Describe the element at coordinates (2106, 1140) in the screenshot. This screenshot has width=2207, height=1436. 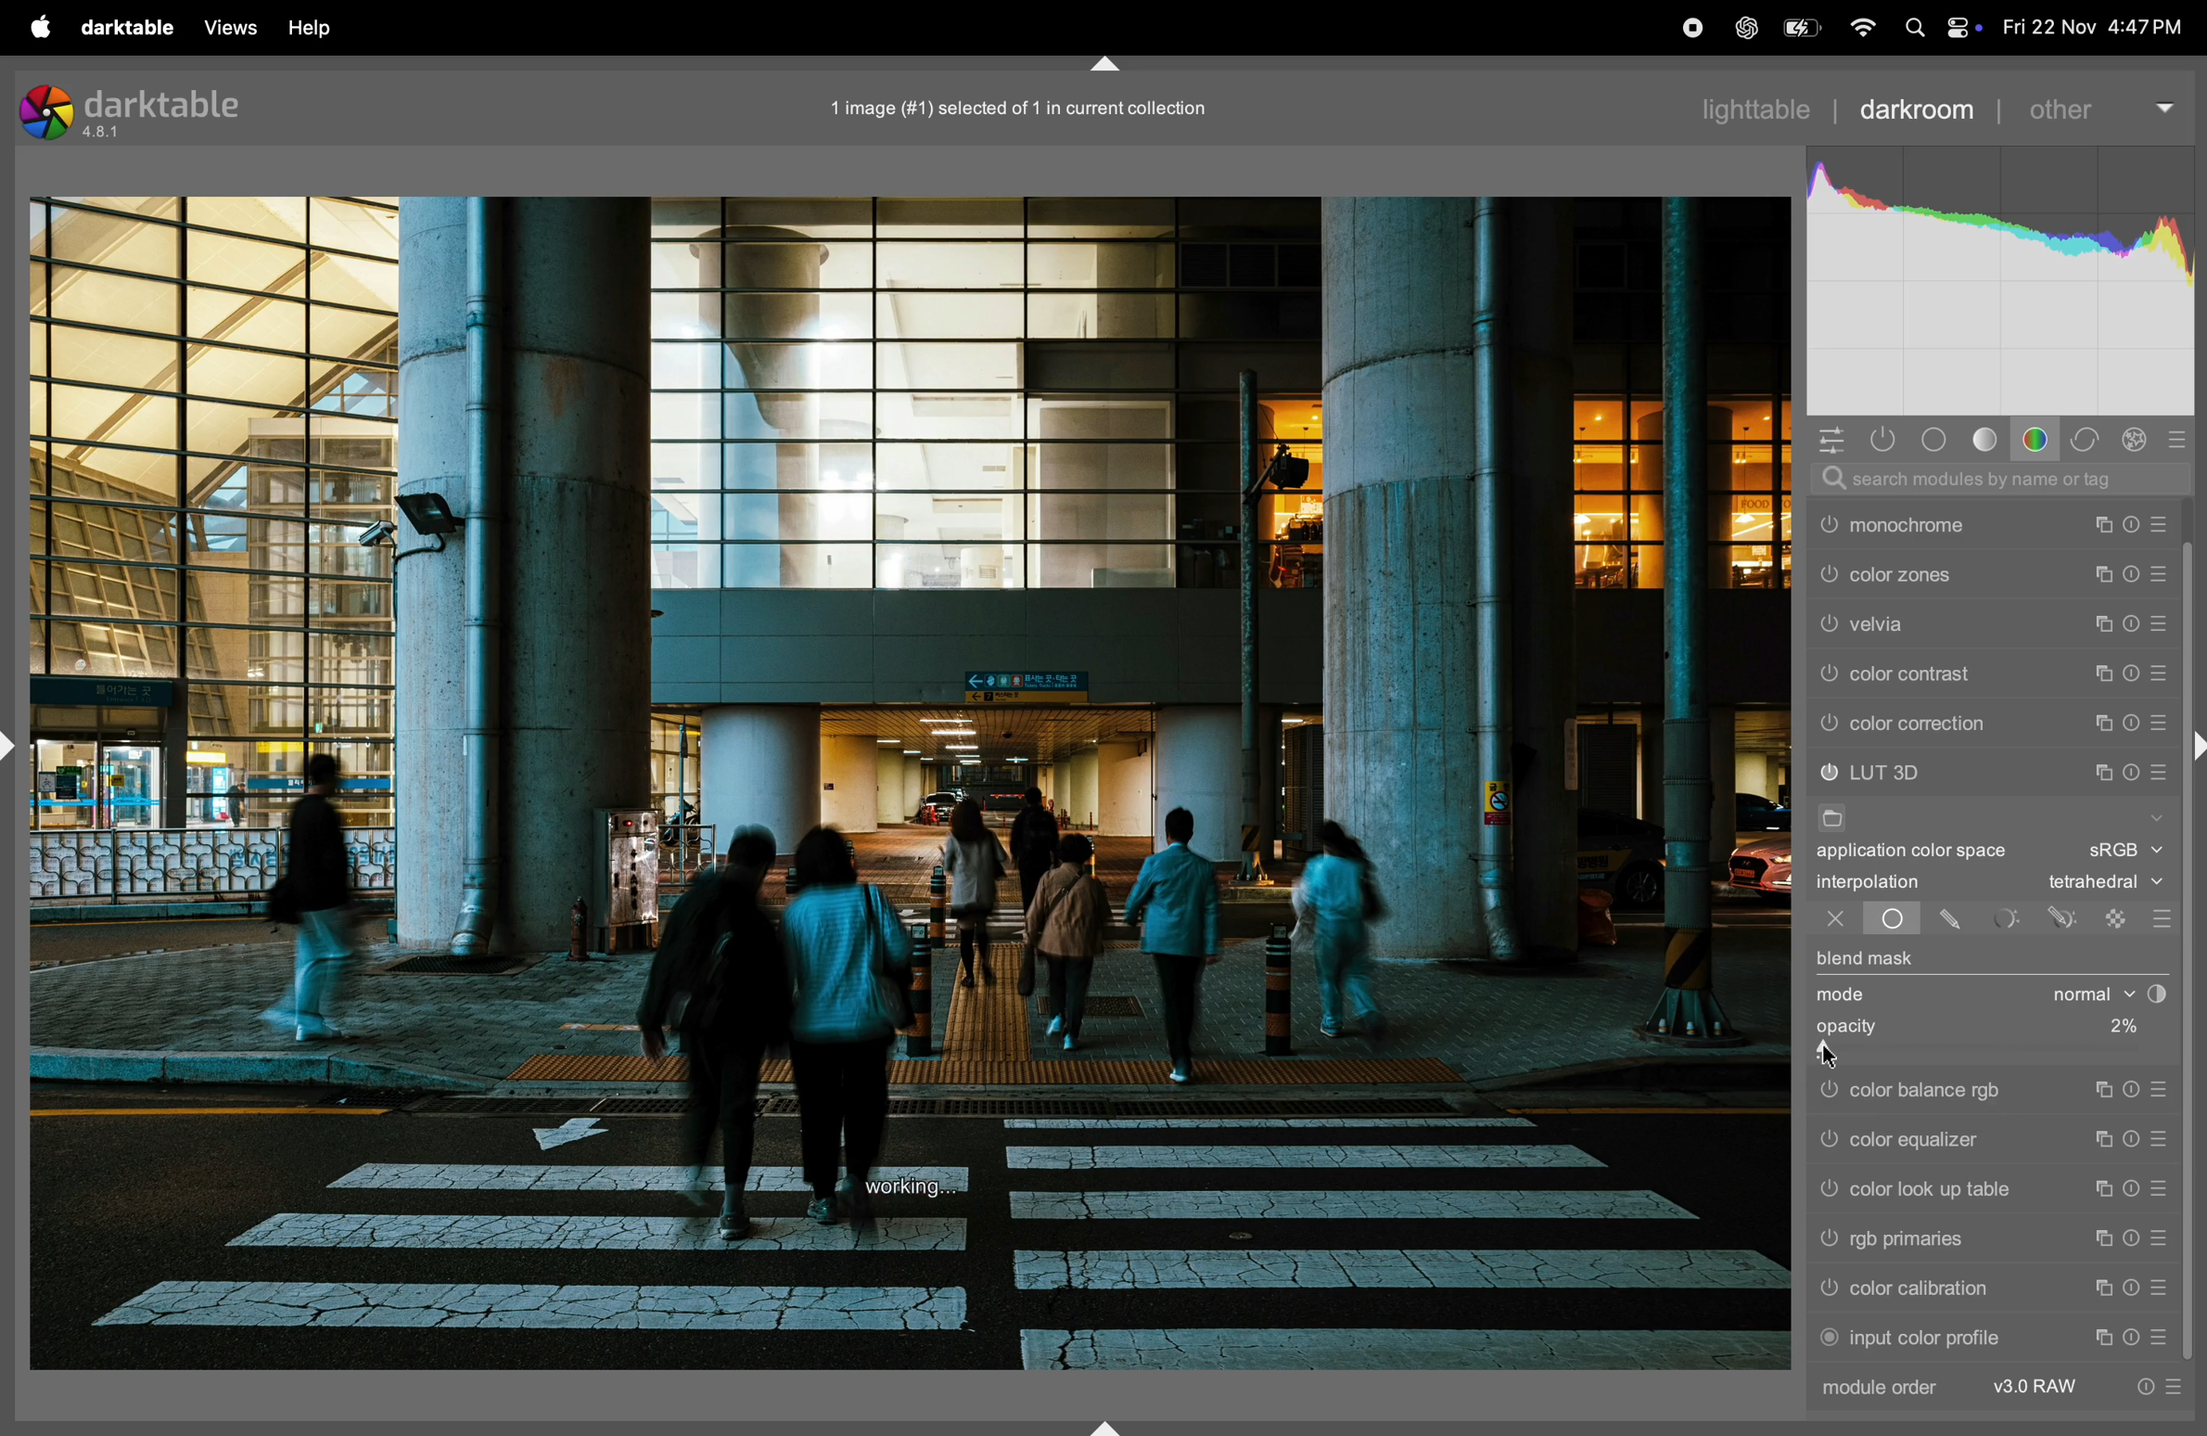
I see `multiple instance actions` at that location.